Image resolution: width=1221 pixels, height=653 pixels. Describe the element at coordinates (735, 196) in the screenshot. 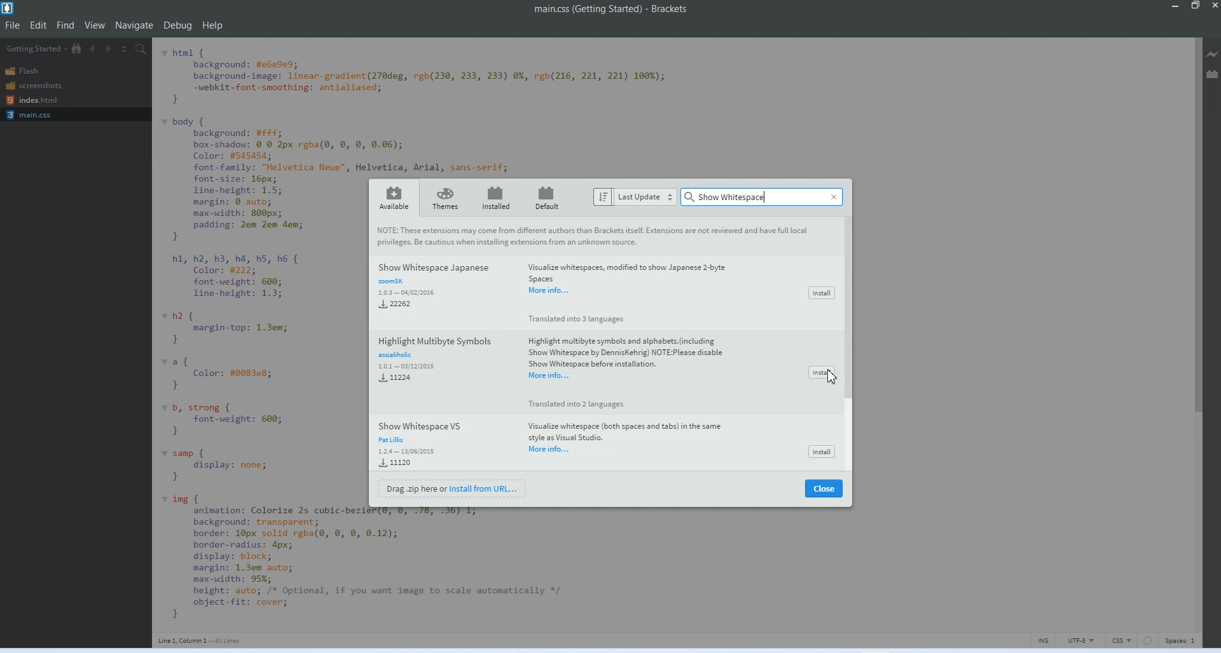

I see `Show whitespace` at that location.